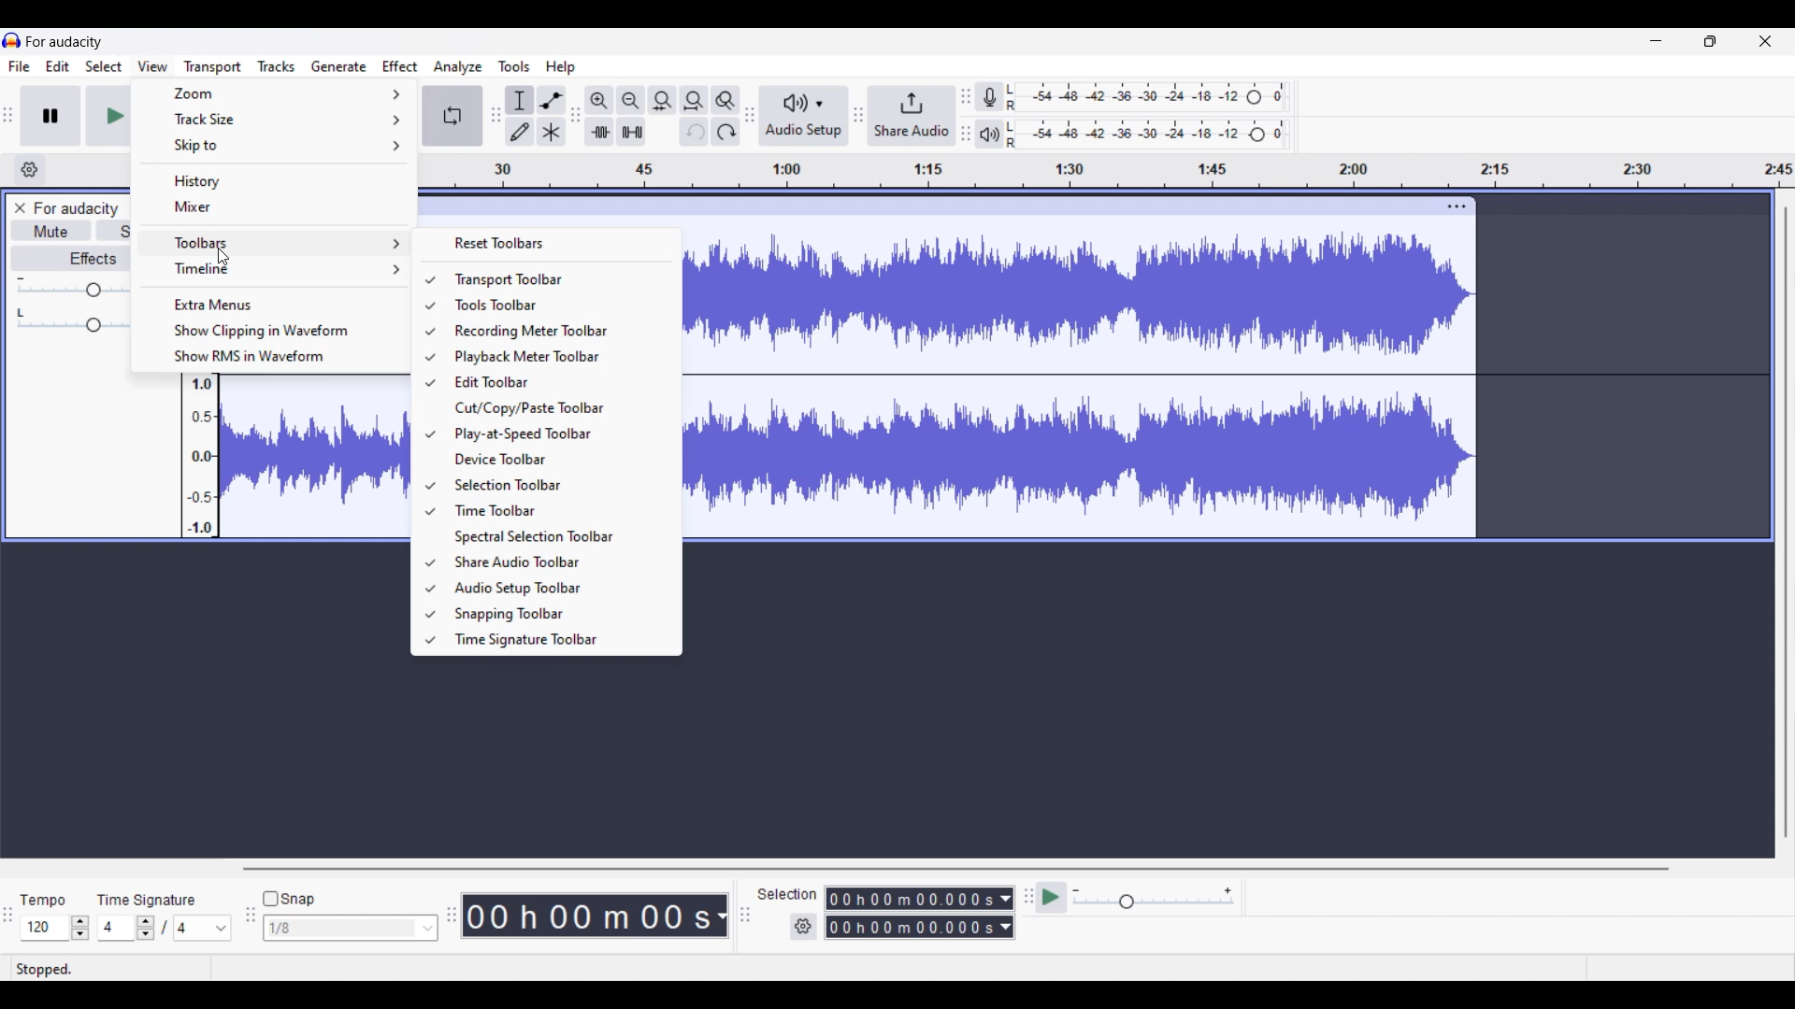 This screenshot has height=1009, width=1795. I want to click on Undo, so click(694, 131).